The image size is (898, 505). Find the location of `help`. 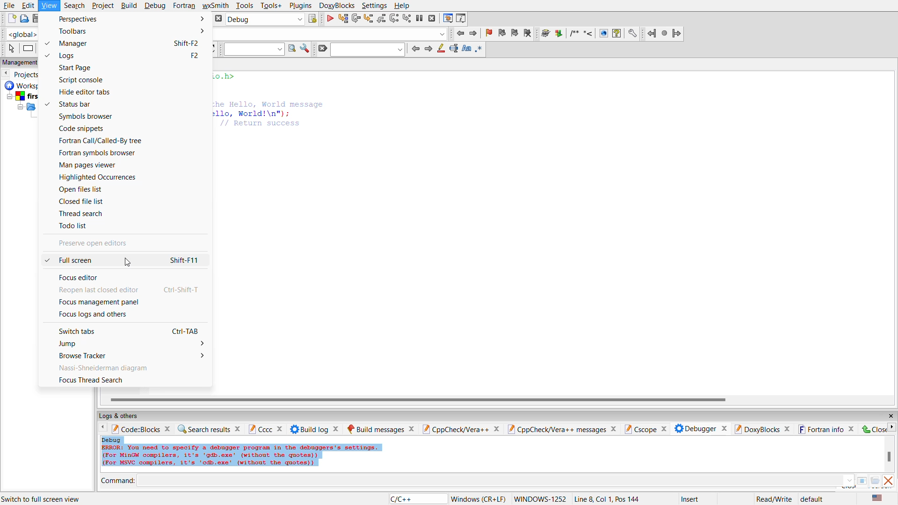

help is located at coordinates (403, 5).